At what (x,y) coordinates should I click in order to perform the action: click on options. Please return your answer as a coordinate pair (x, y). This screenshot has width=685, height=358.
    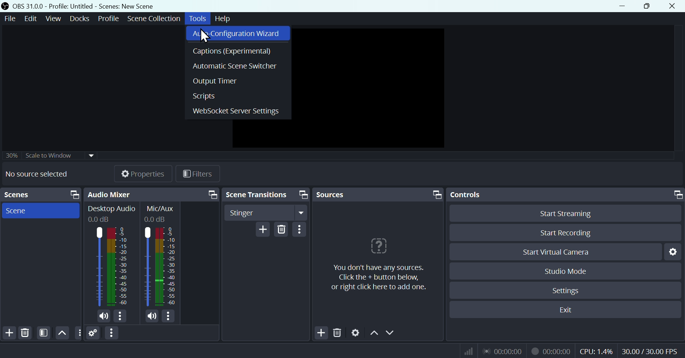
    Looking at the image, I should click on (78, 332).